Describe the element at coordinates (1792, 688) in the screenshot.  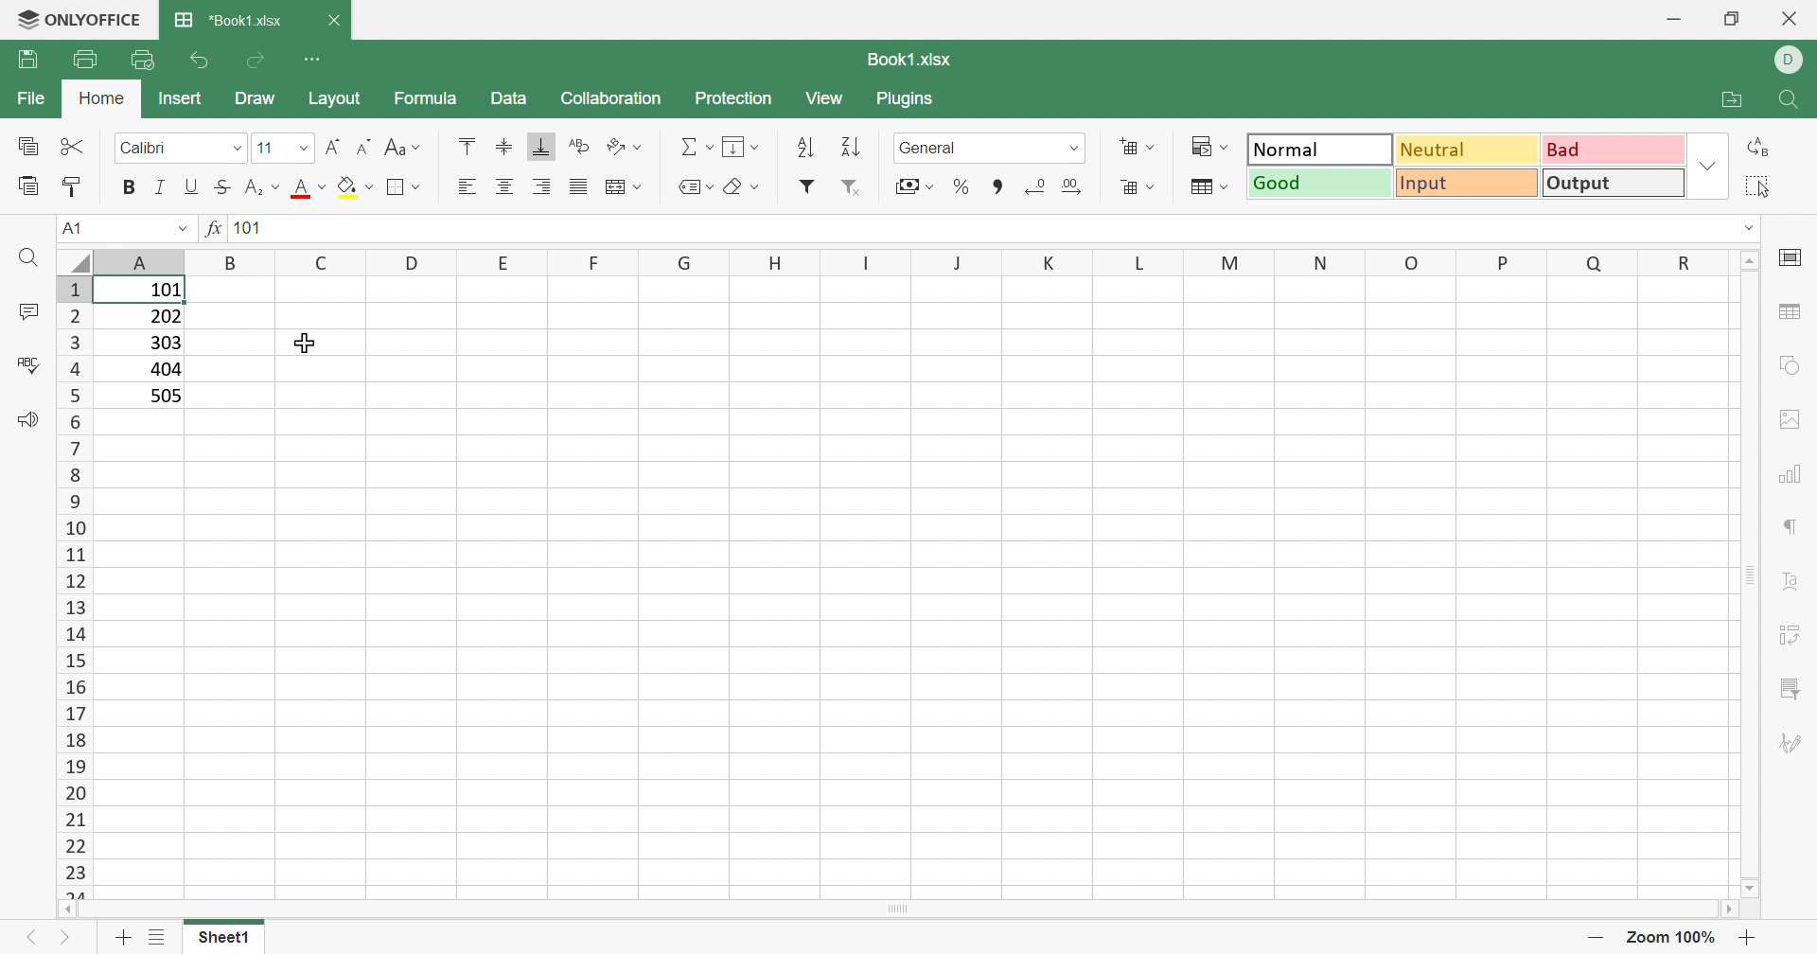
I see `slicer settings` at that location.